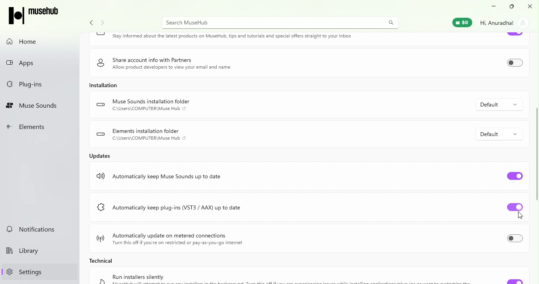 This screenshot has width=539, height=284. What do you see at coordinates (102, 23) in the screenshot?
I see `navigate forward` at bounding box center [102, 23].